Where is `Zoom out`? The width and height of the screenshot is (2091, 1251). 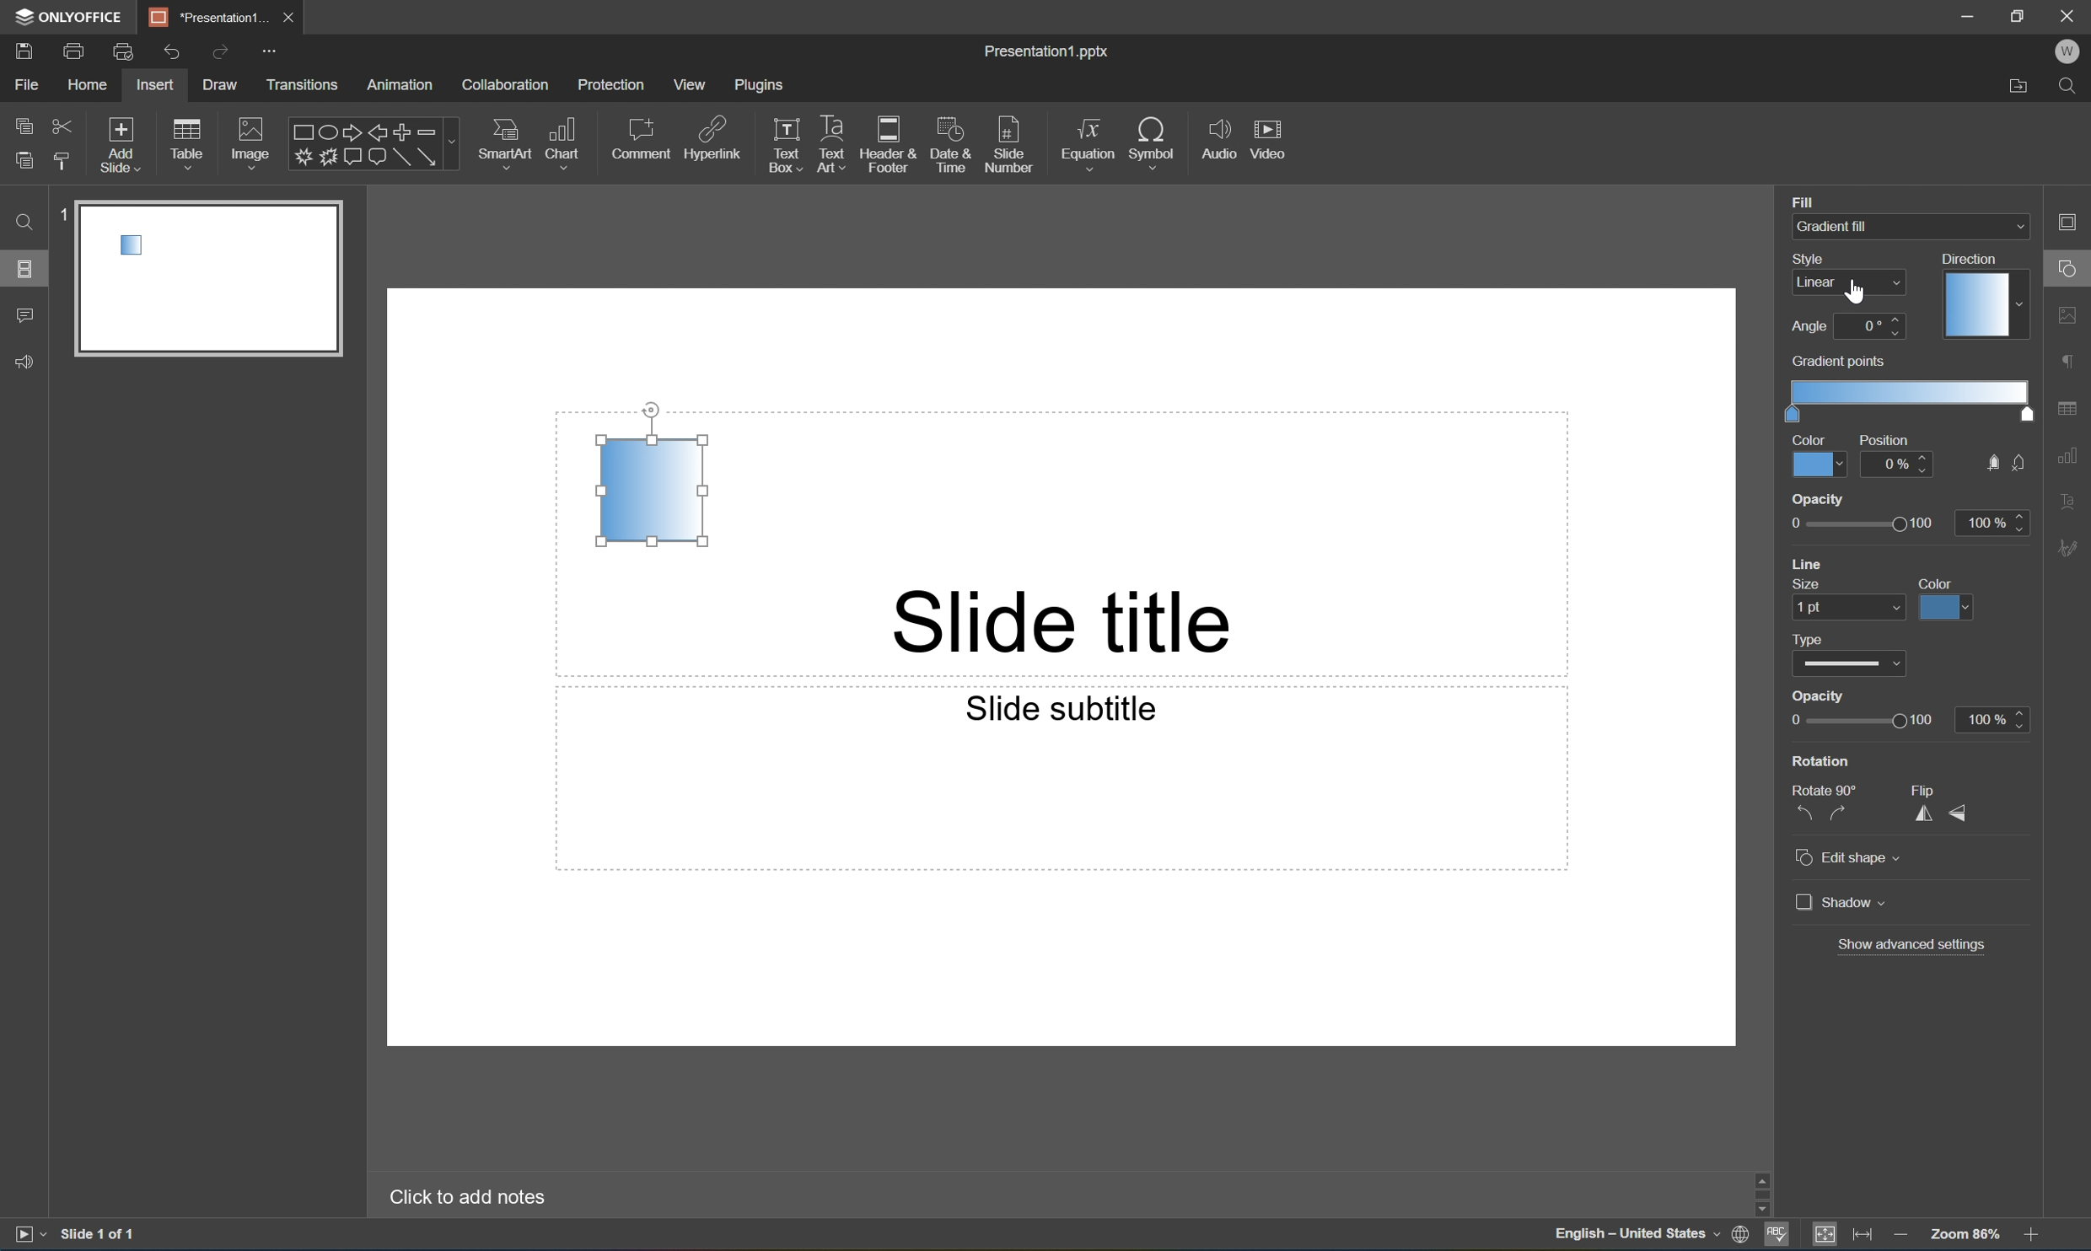
Zoom out is located at coordinates (1896, 1232).